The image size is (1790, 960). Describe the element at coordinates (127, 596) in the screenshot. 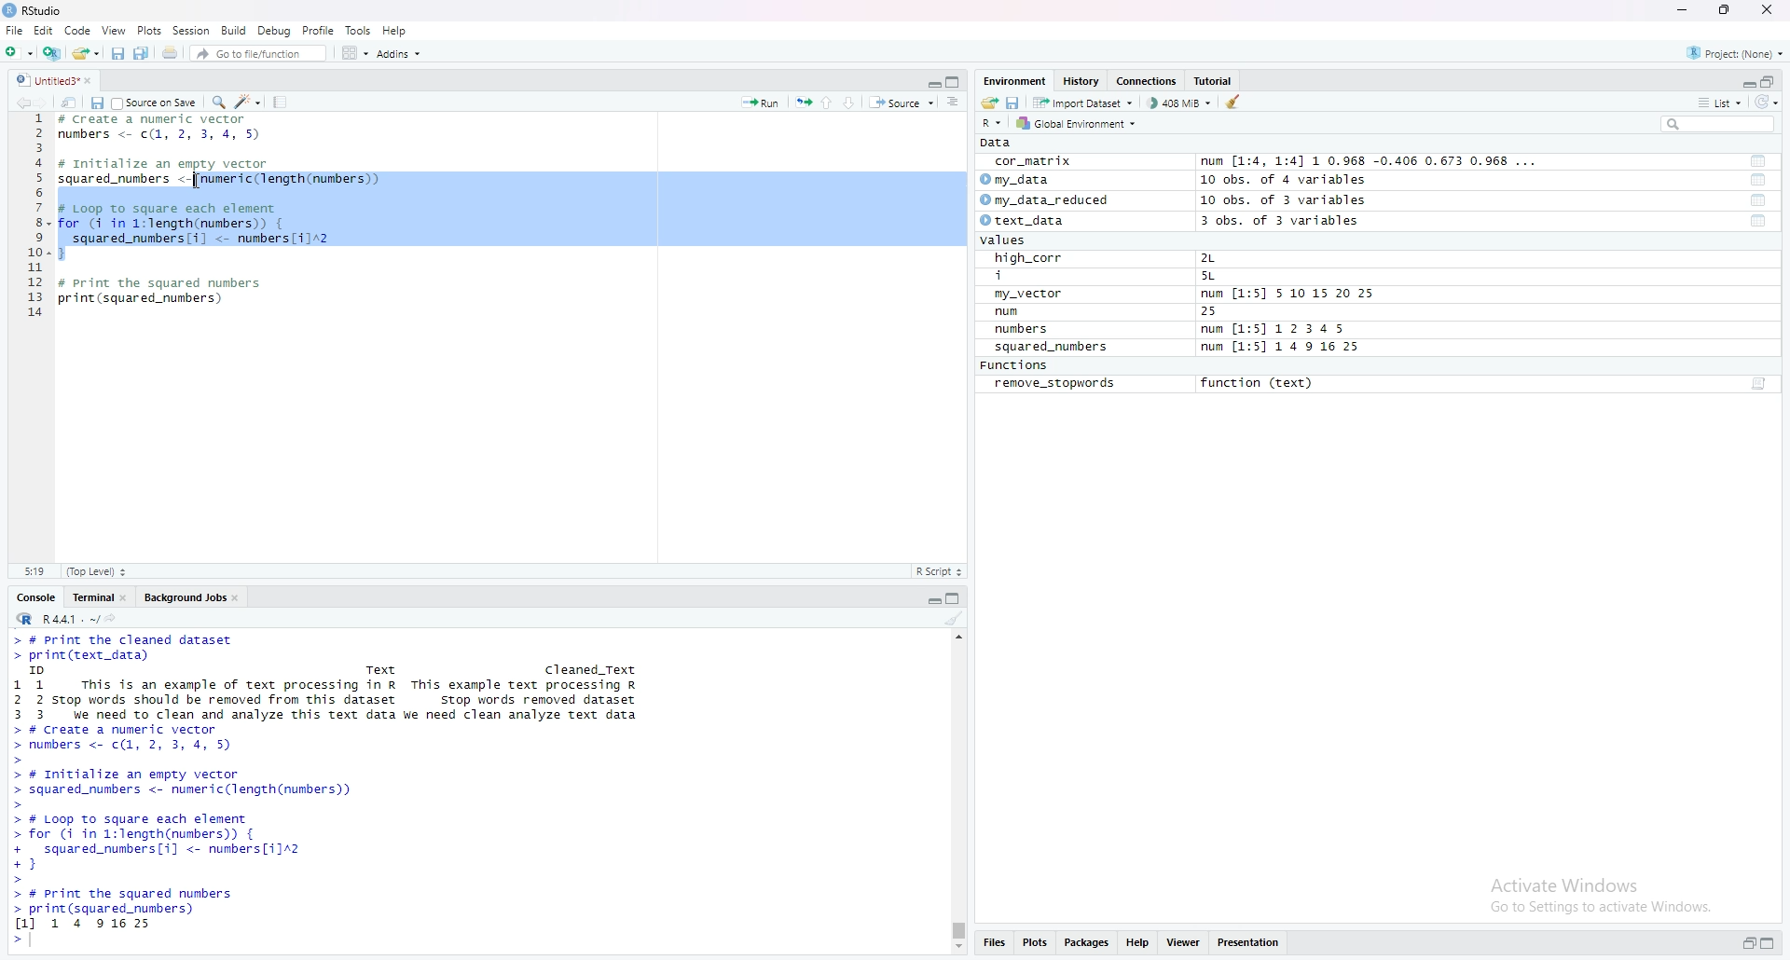

I see `close` at that location.